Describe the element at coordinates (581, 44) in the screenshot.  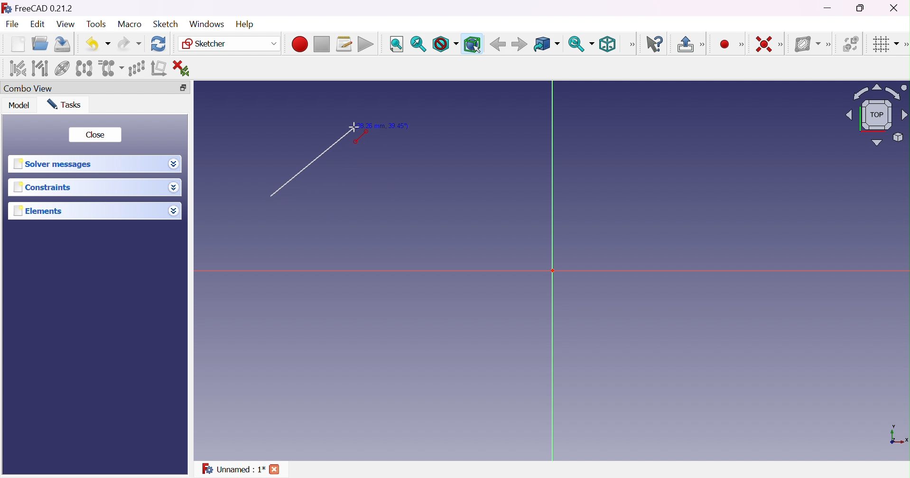
I see `Sync view` at that location.